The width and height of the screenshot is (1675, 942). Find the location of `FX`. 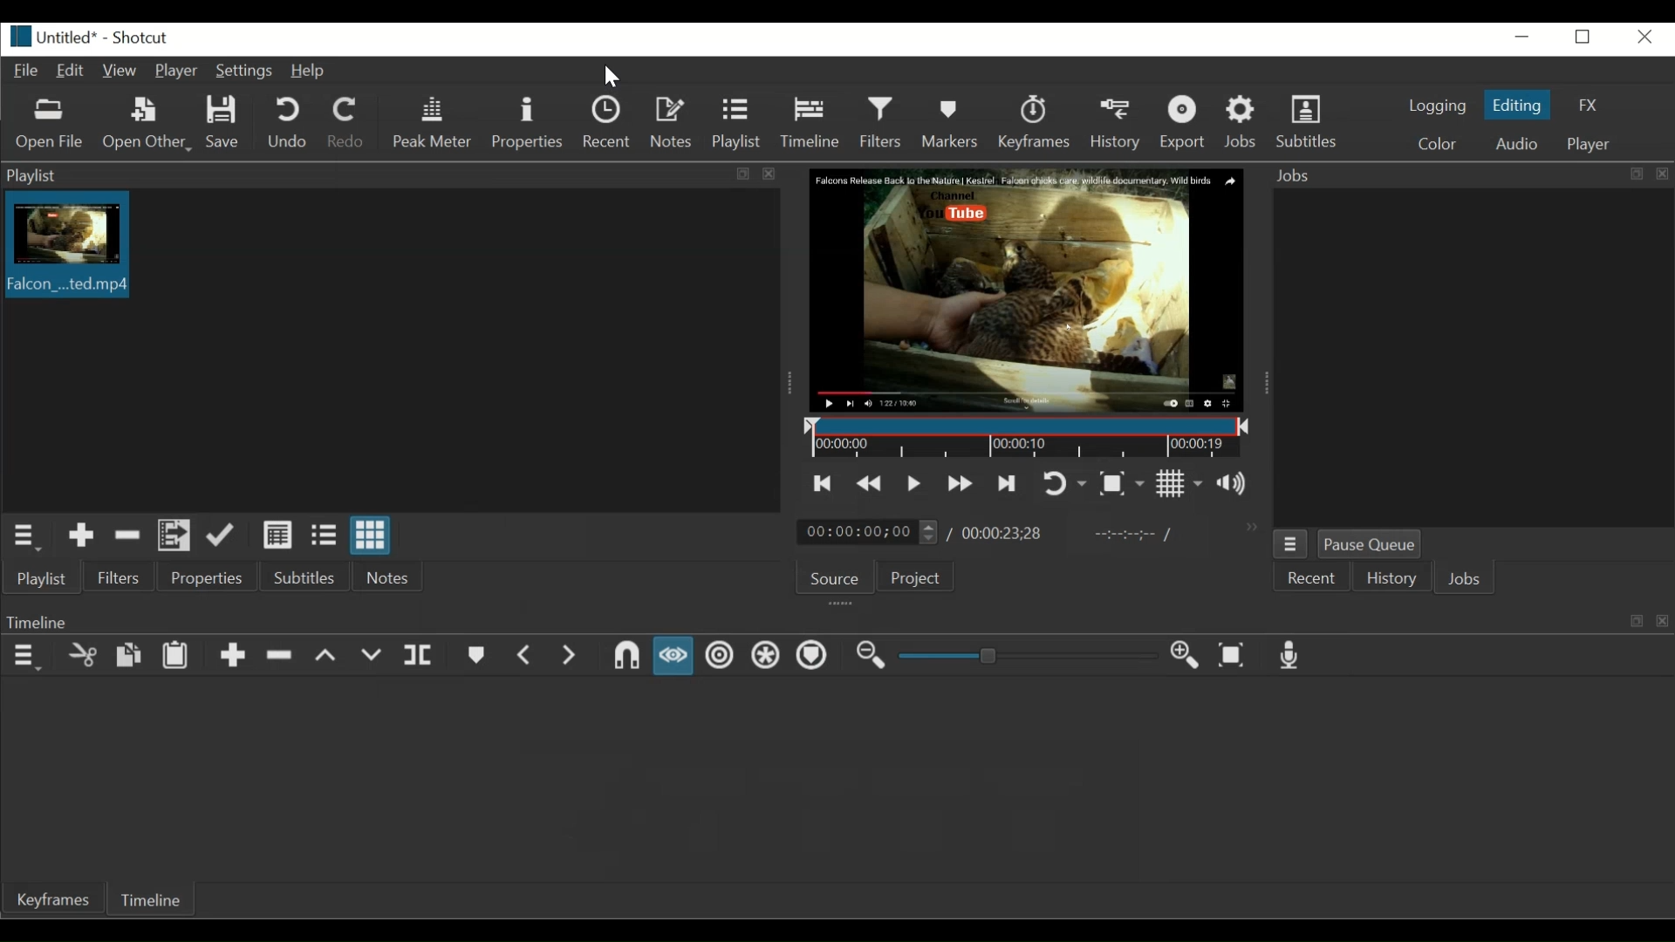

FX is located at coordinates (1589, 105).